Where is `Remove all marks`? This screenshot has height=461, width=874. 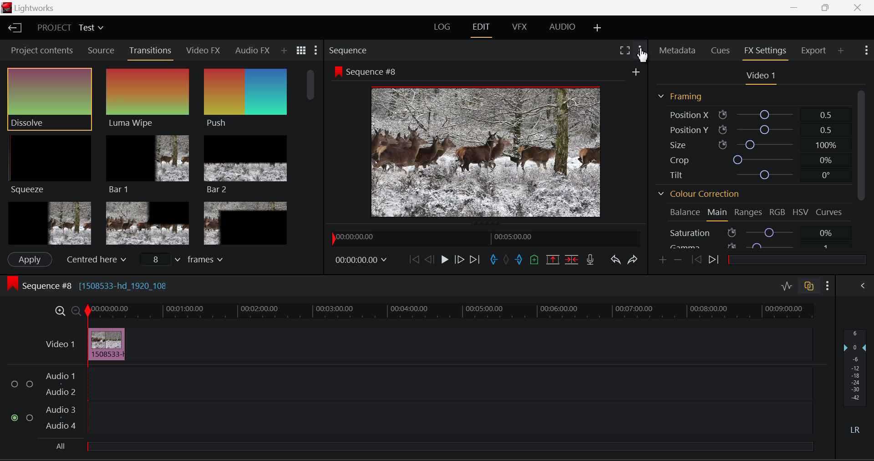 Remove all marks is located at coordinates (507, 261).